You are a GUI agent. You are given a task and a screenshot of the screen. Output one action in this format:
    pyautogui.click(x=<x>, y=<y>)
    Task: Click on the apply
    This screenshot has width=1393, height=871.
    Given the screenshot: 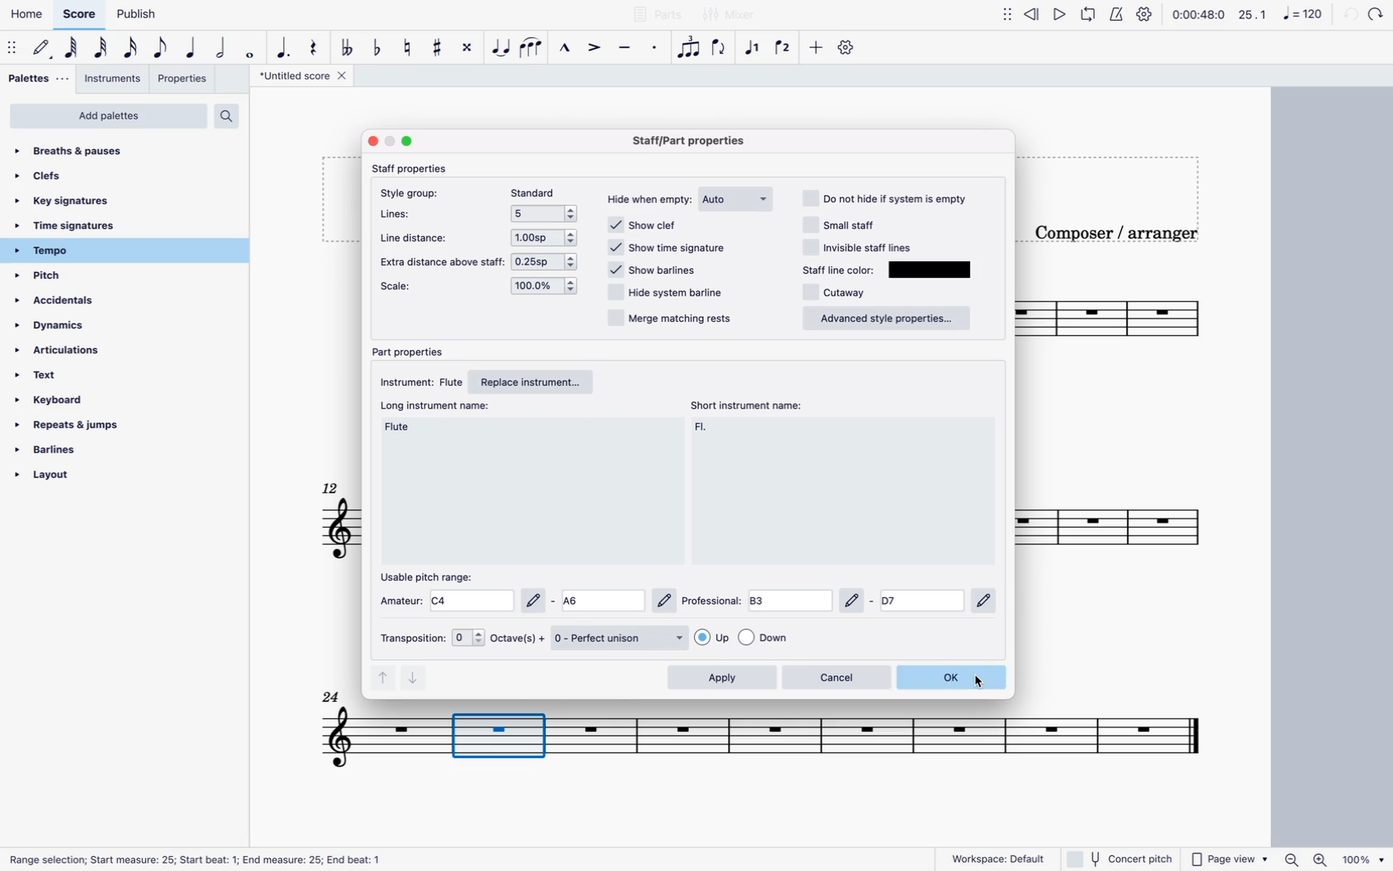 What is the action you would take?
    pyautogui.click(x=721, y=678)
    